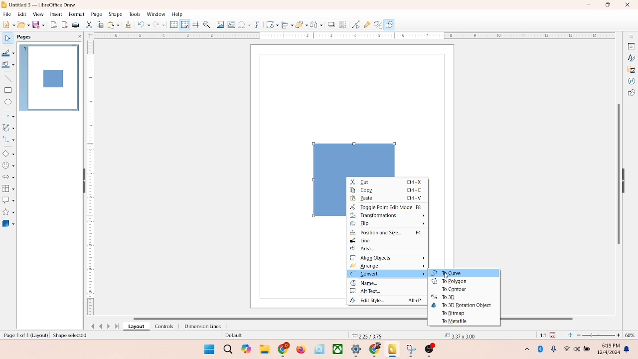  I want to click on copy, so click(388, 190).